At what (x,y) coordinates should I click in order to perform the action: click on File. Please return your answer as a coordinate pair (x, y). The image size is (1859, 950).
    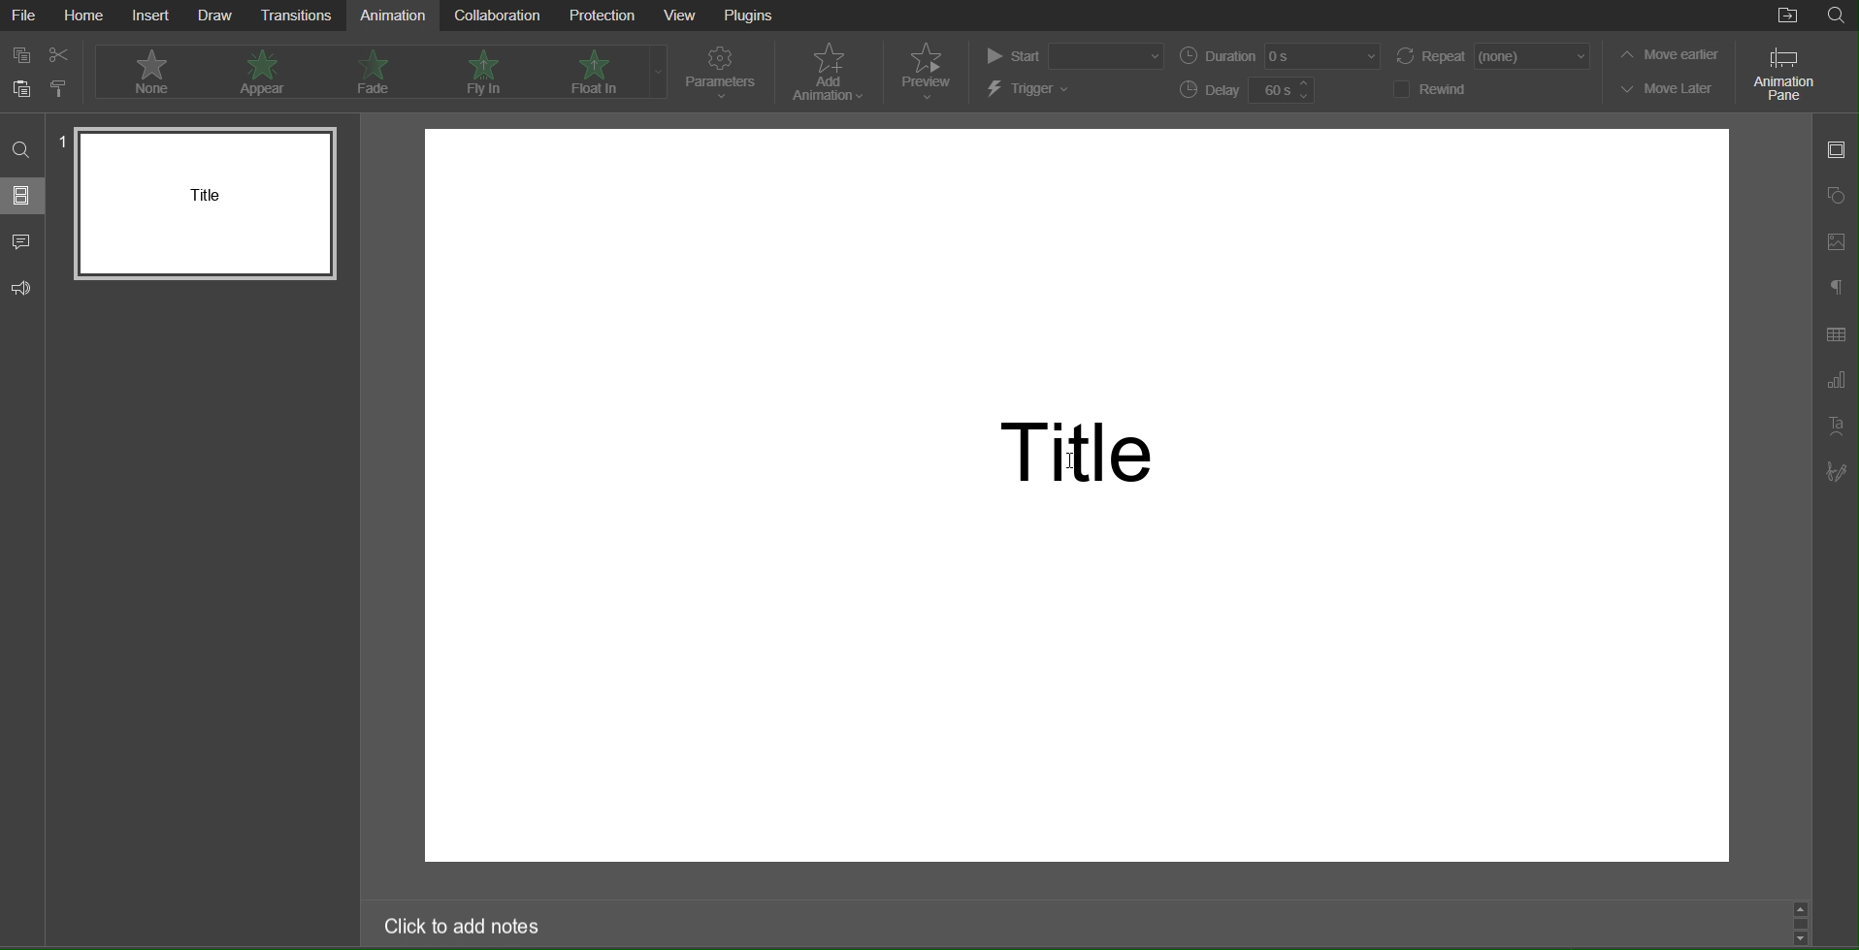
    Looking at the image, I should click on (24, 15).